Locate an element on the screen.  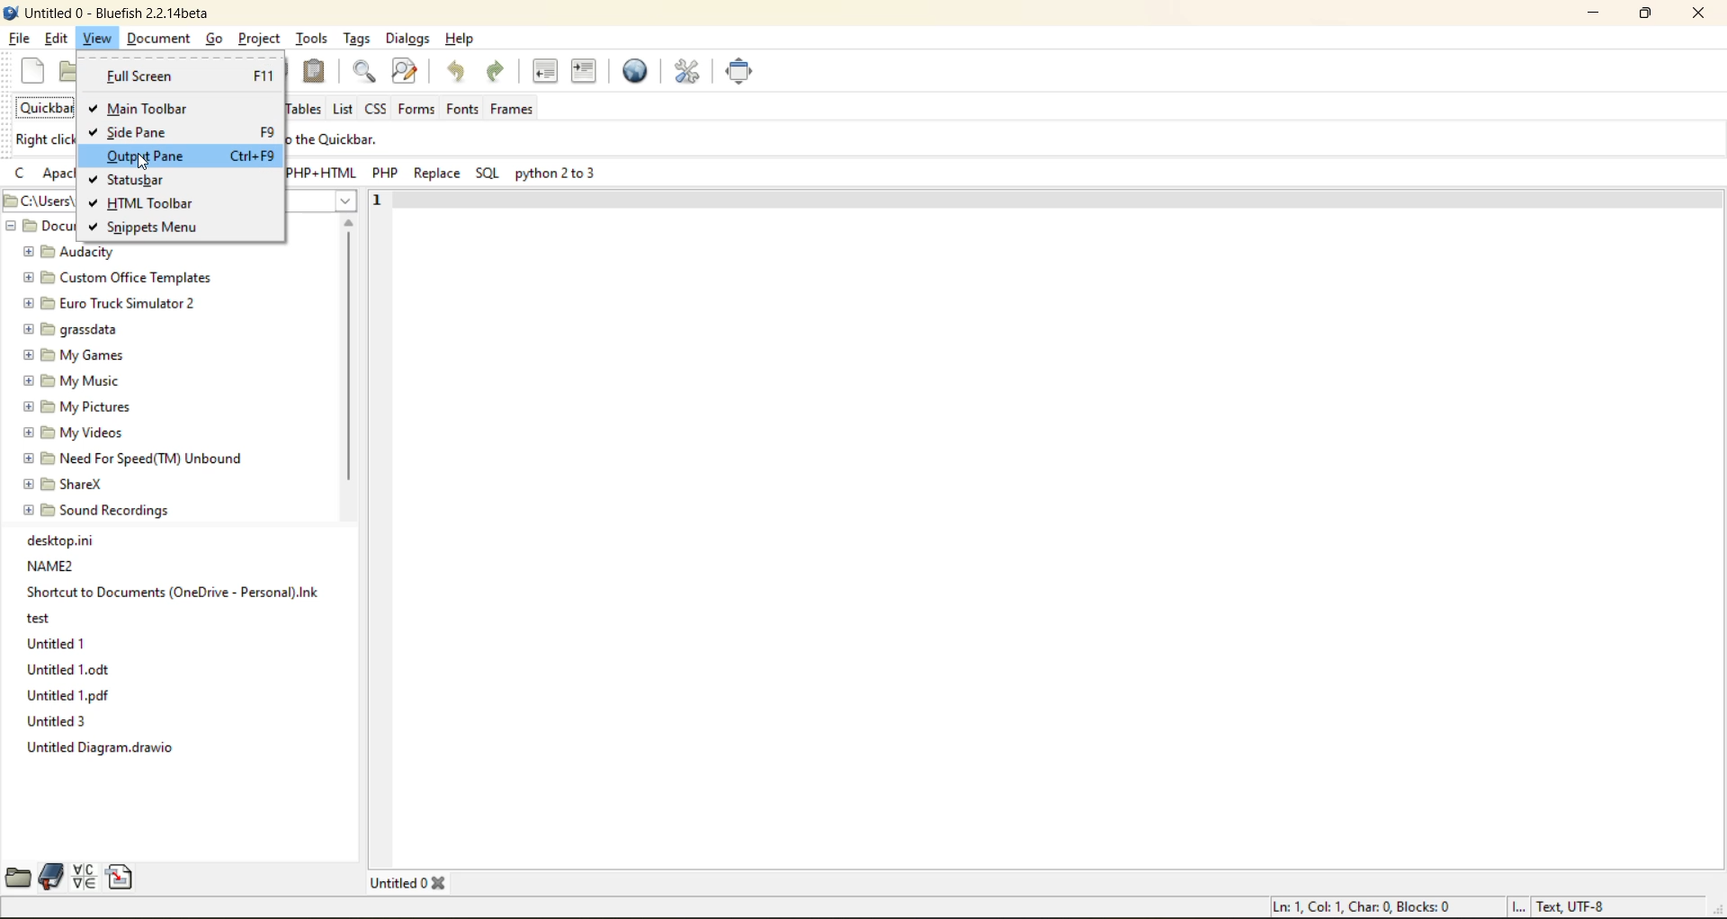
Untitled 1.pdf is located at coordinates (71, 695).